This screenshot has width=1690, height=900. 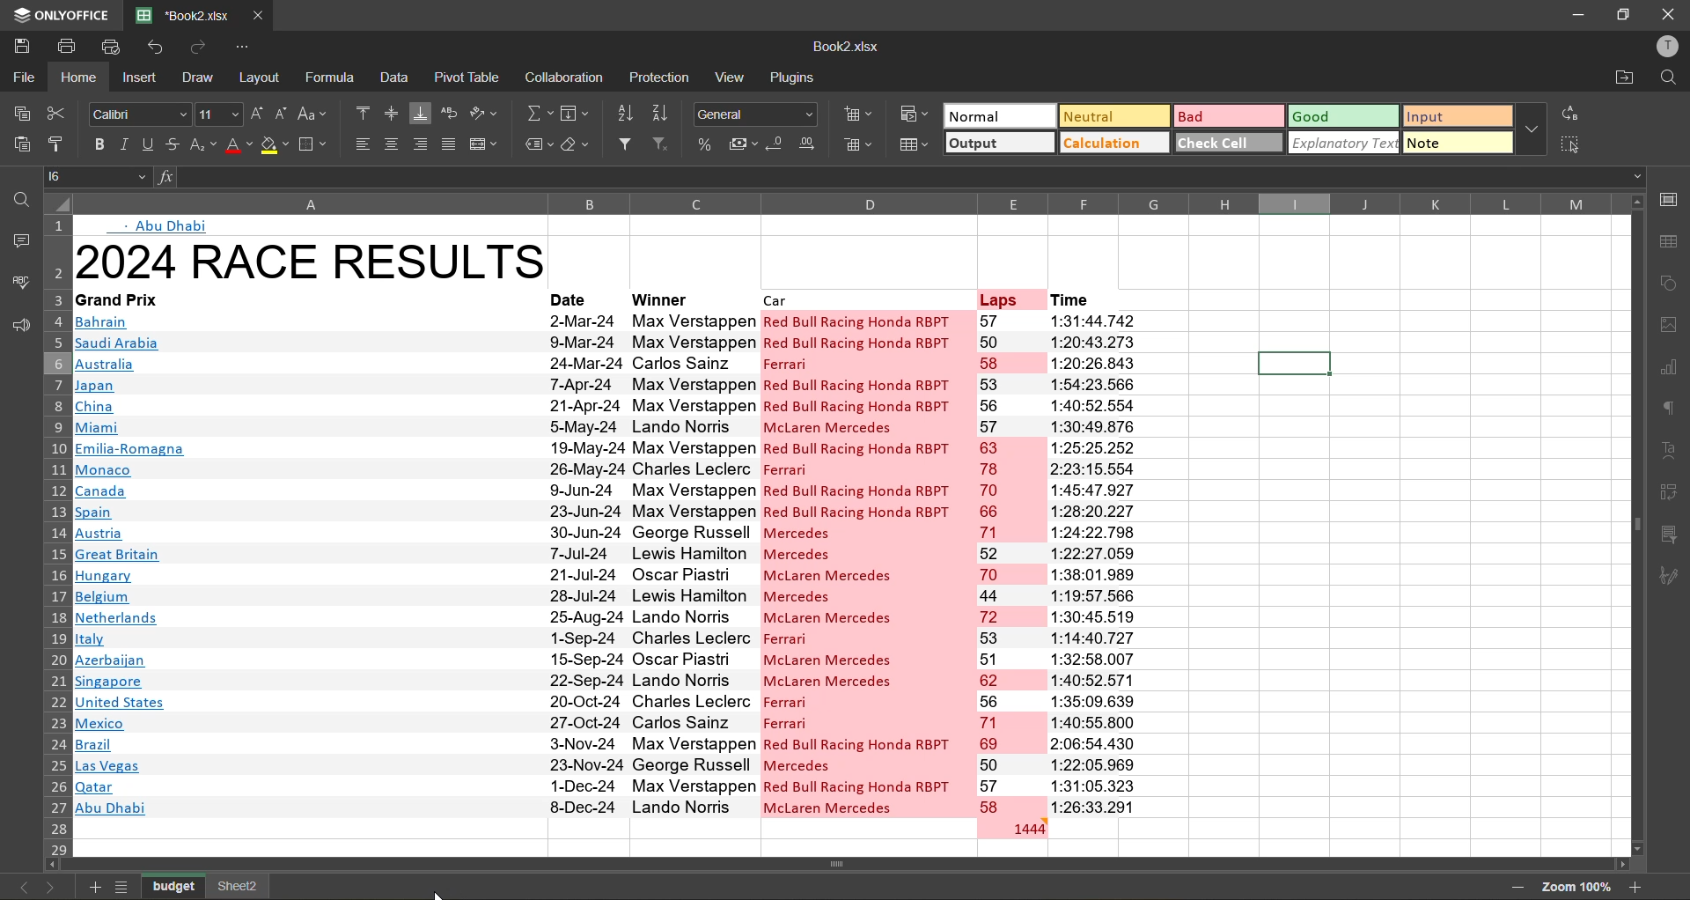 I want to click on laps, so click(x=1009, y=298).